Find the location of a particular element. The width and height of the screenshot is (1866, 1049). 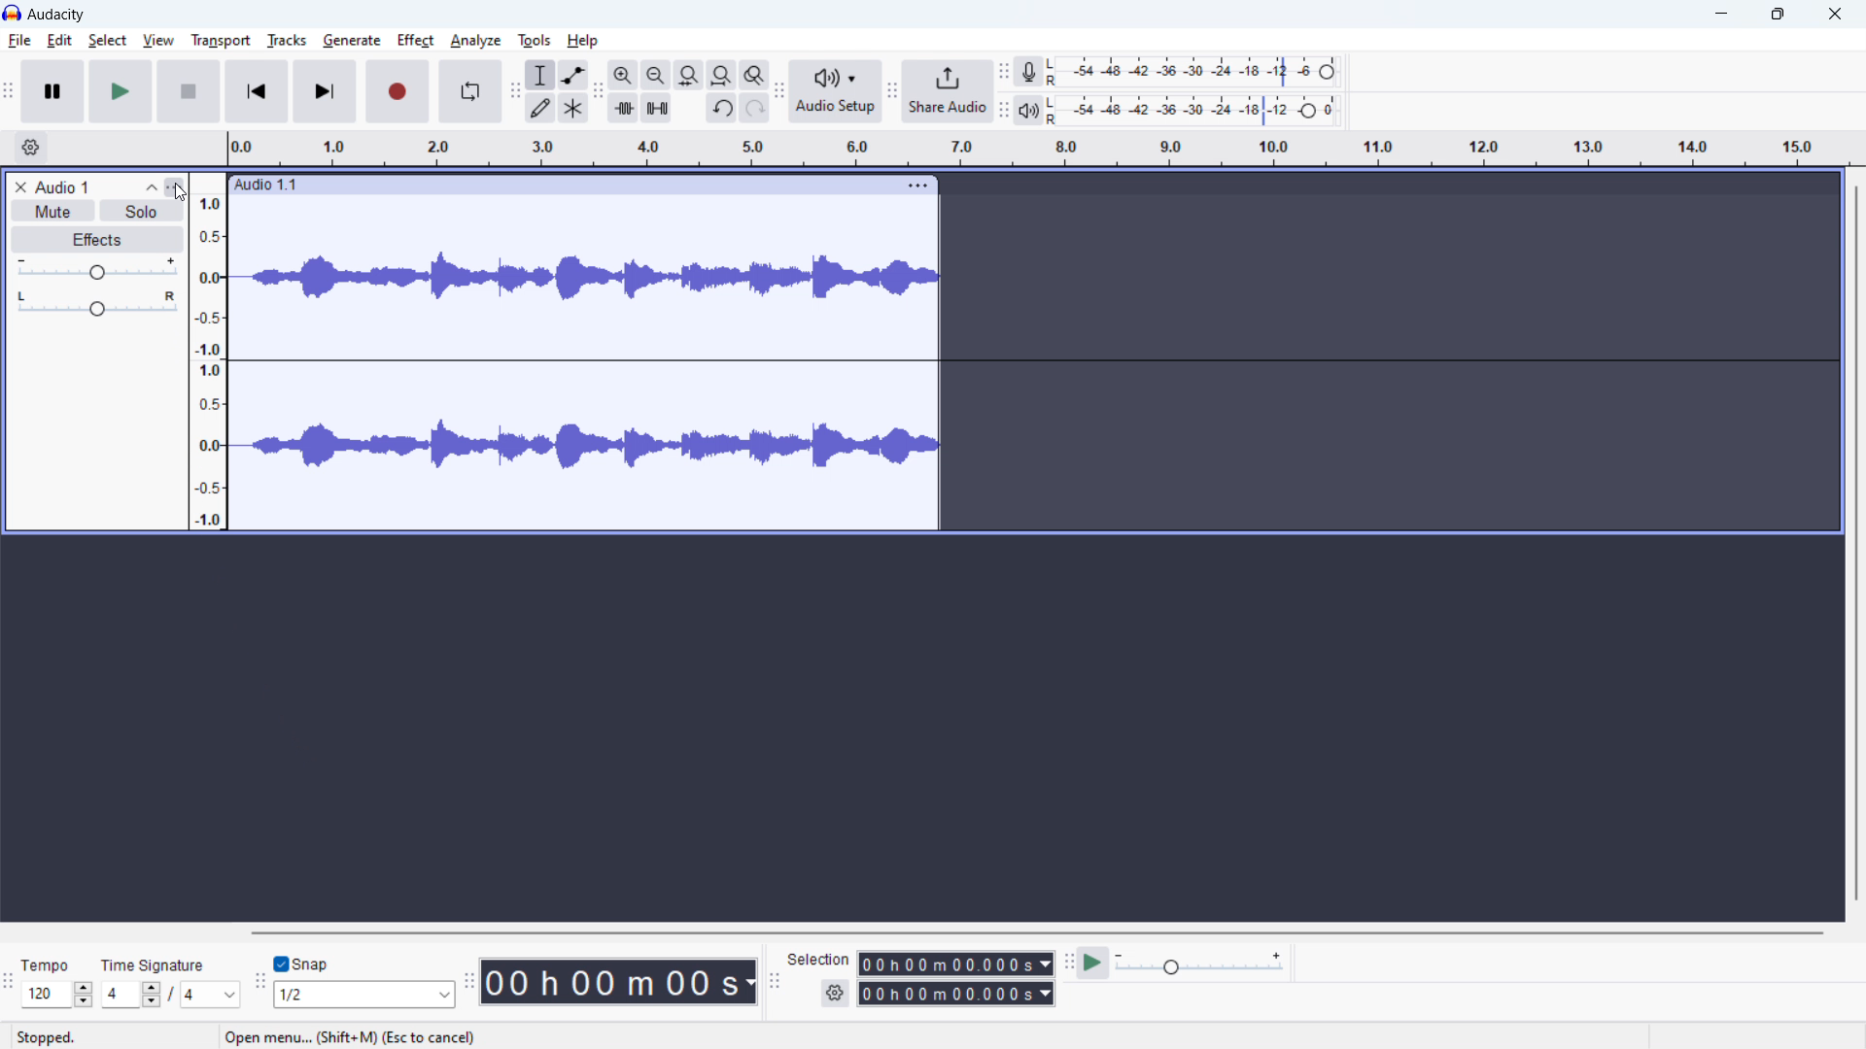

stopped is located at coordinates (54, 963).